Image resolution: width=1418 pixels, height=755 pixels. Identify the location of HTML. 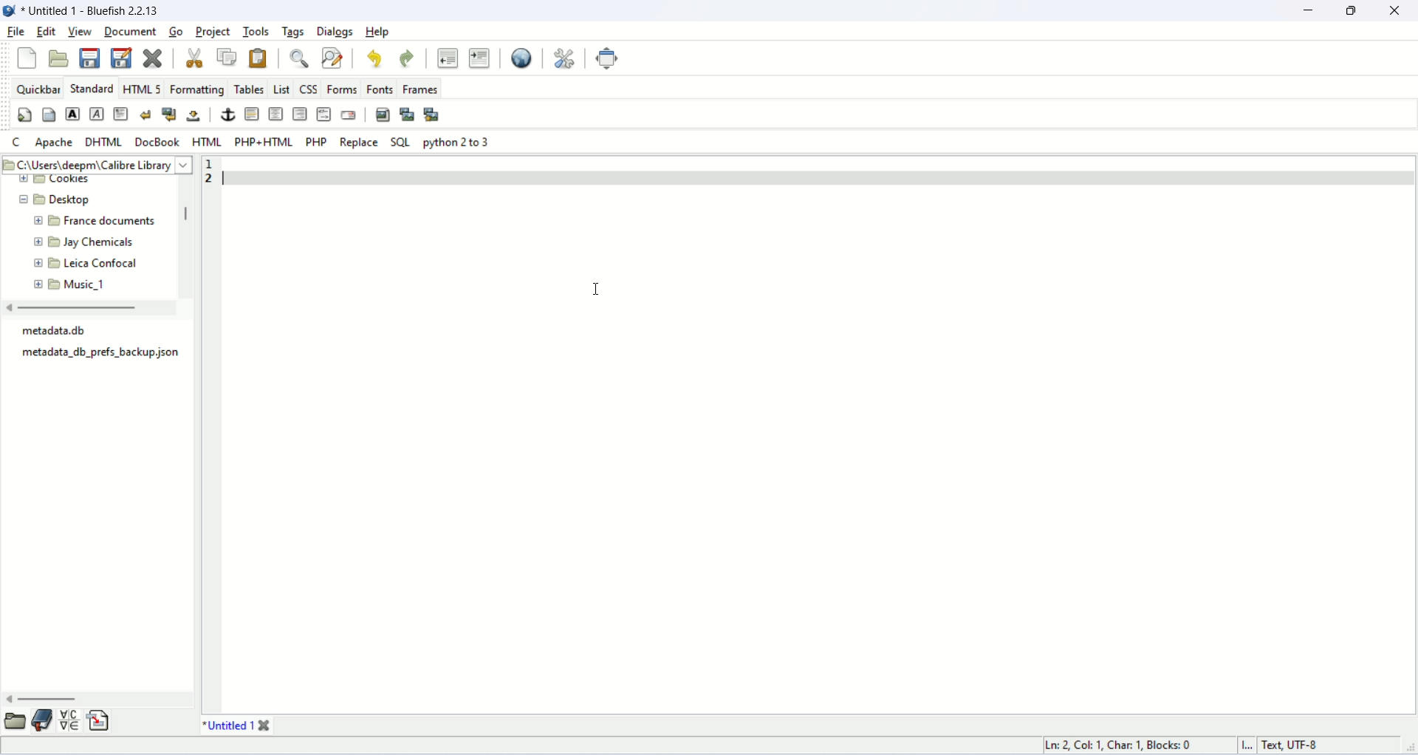
(205, 141).